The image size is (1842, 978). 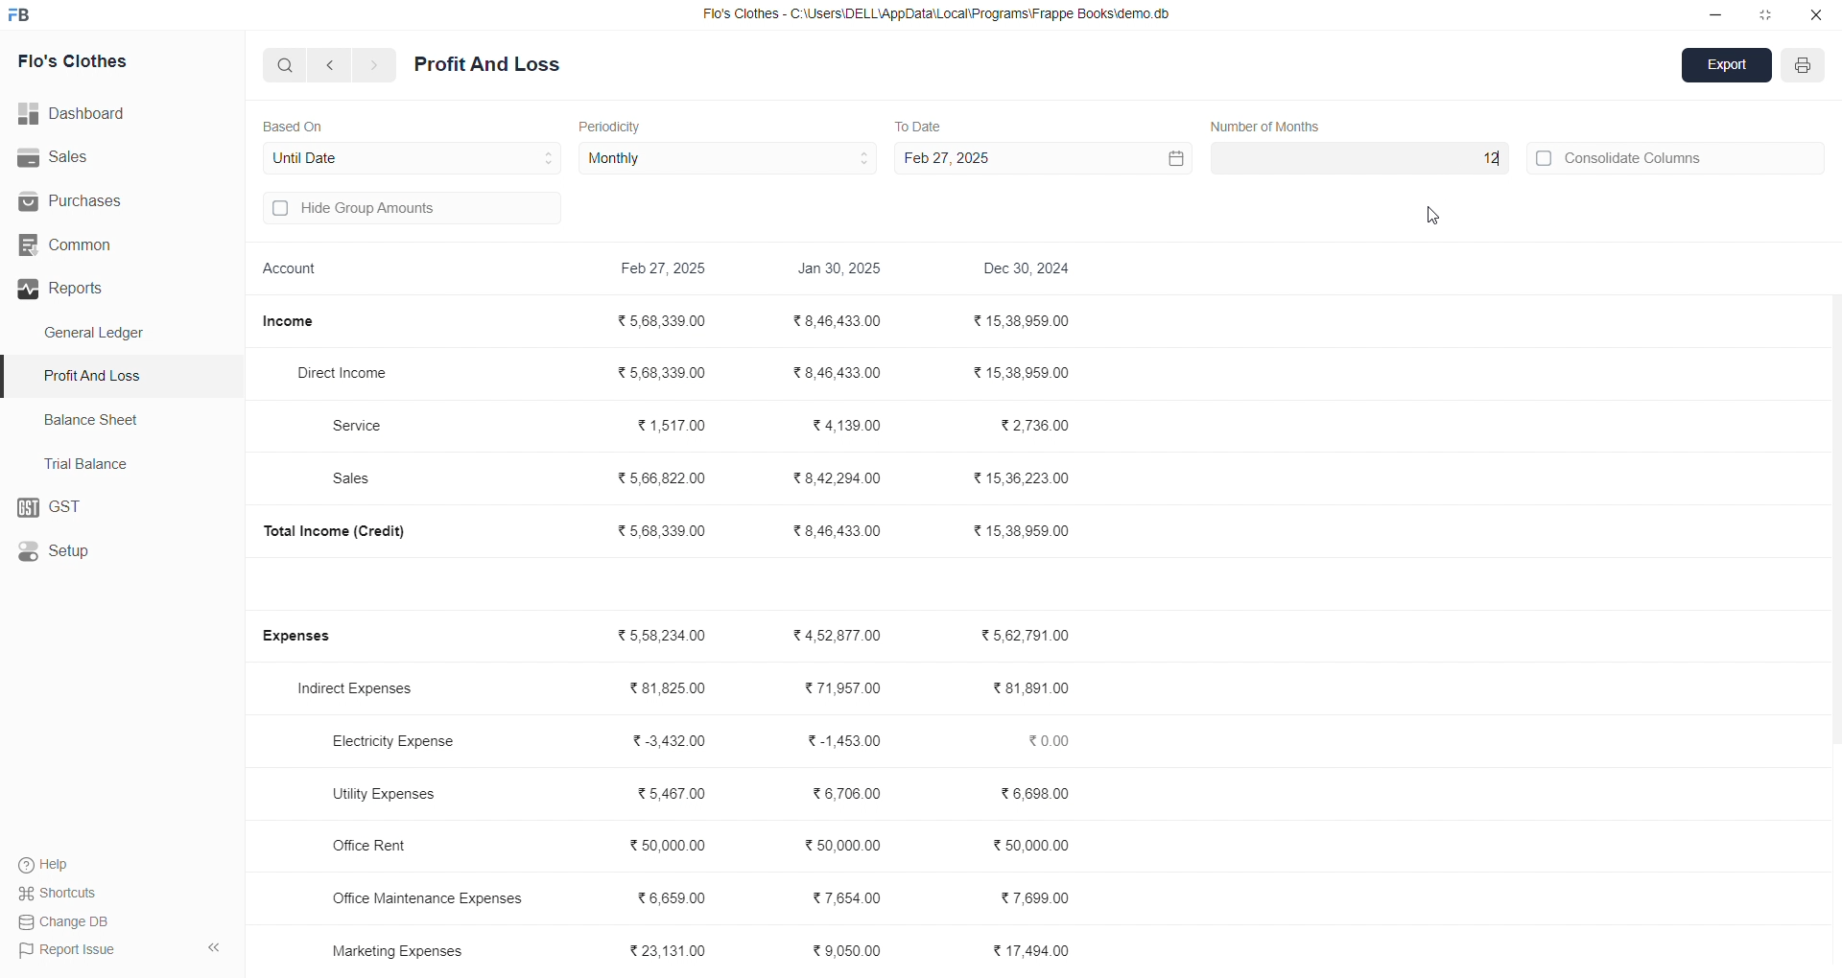 What do you see at coordinates (673, 949) in the screenshot?
I see `₹23,131.00` at bounding box center [673, 949].